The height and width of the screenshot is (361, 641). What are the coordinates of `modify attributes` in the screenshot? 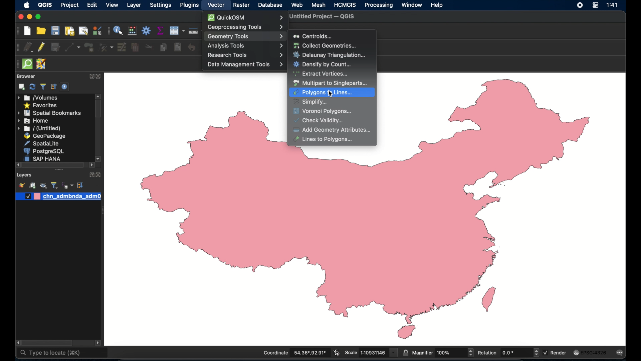 It's located at (122, 47).